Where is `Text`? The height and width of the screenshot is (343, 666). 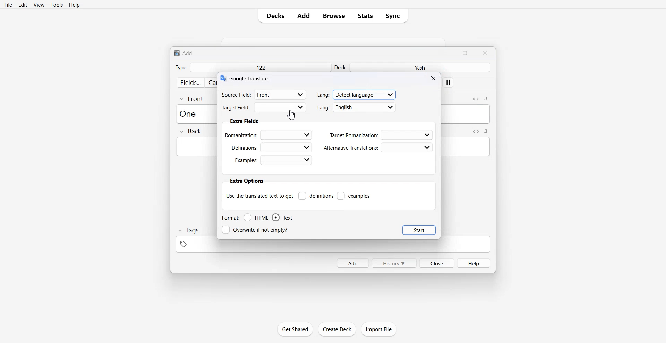 Text is located at coordinates (250, 78).